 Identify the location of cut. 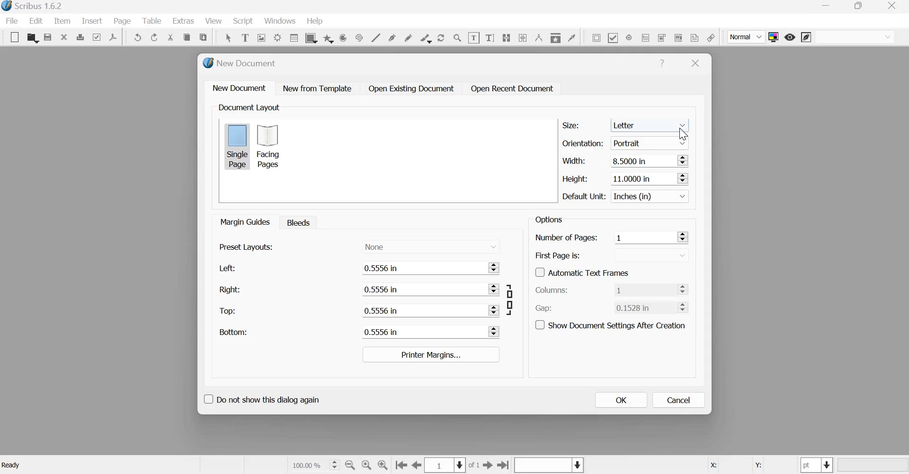
(171, 37).